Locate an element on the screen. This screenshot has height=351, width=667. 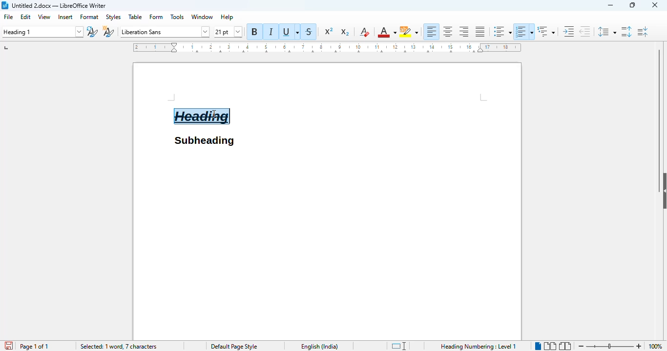
Document is located at coordinates (380, 105).